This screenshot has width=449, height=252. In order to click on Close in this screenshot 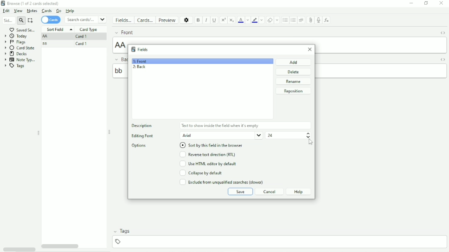, I will do `click(308, 50)`.